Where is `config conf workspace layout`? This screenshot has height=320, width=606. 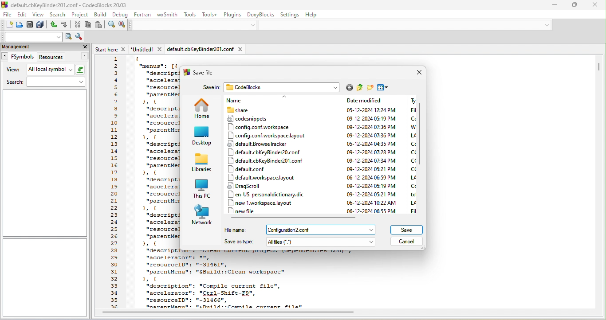
config conf workspace layout is located at coordinates (266, 136).